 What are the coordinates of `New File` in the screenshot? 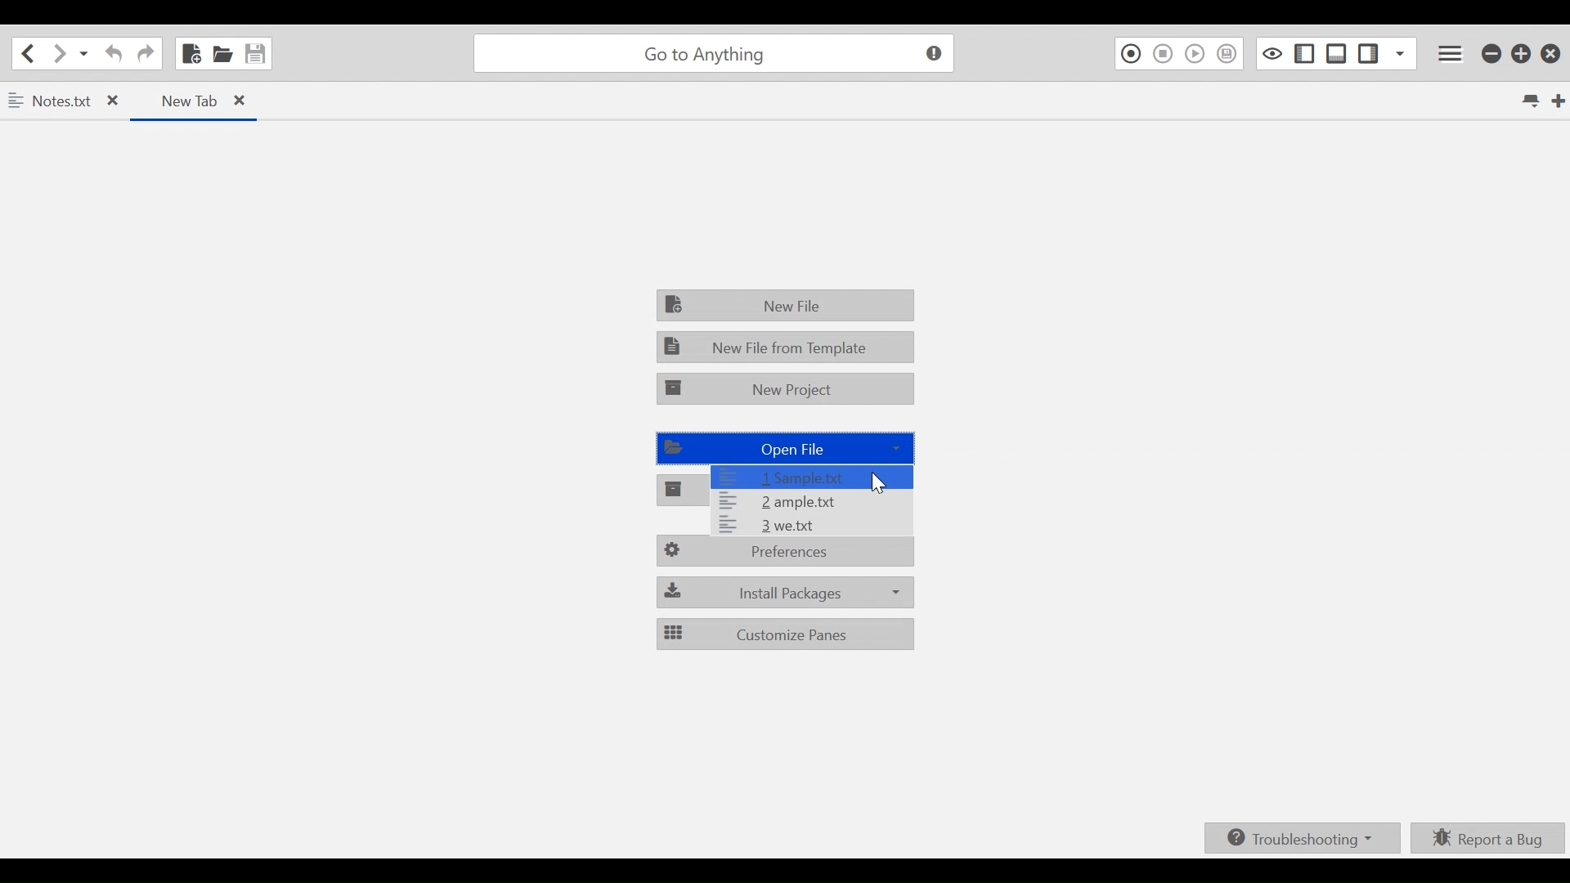 It's located at (786, 305).